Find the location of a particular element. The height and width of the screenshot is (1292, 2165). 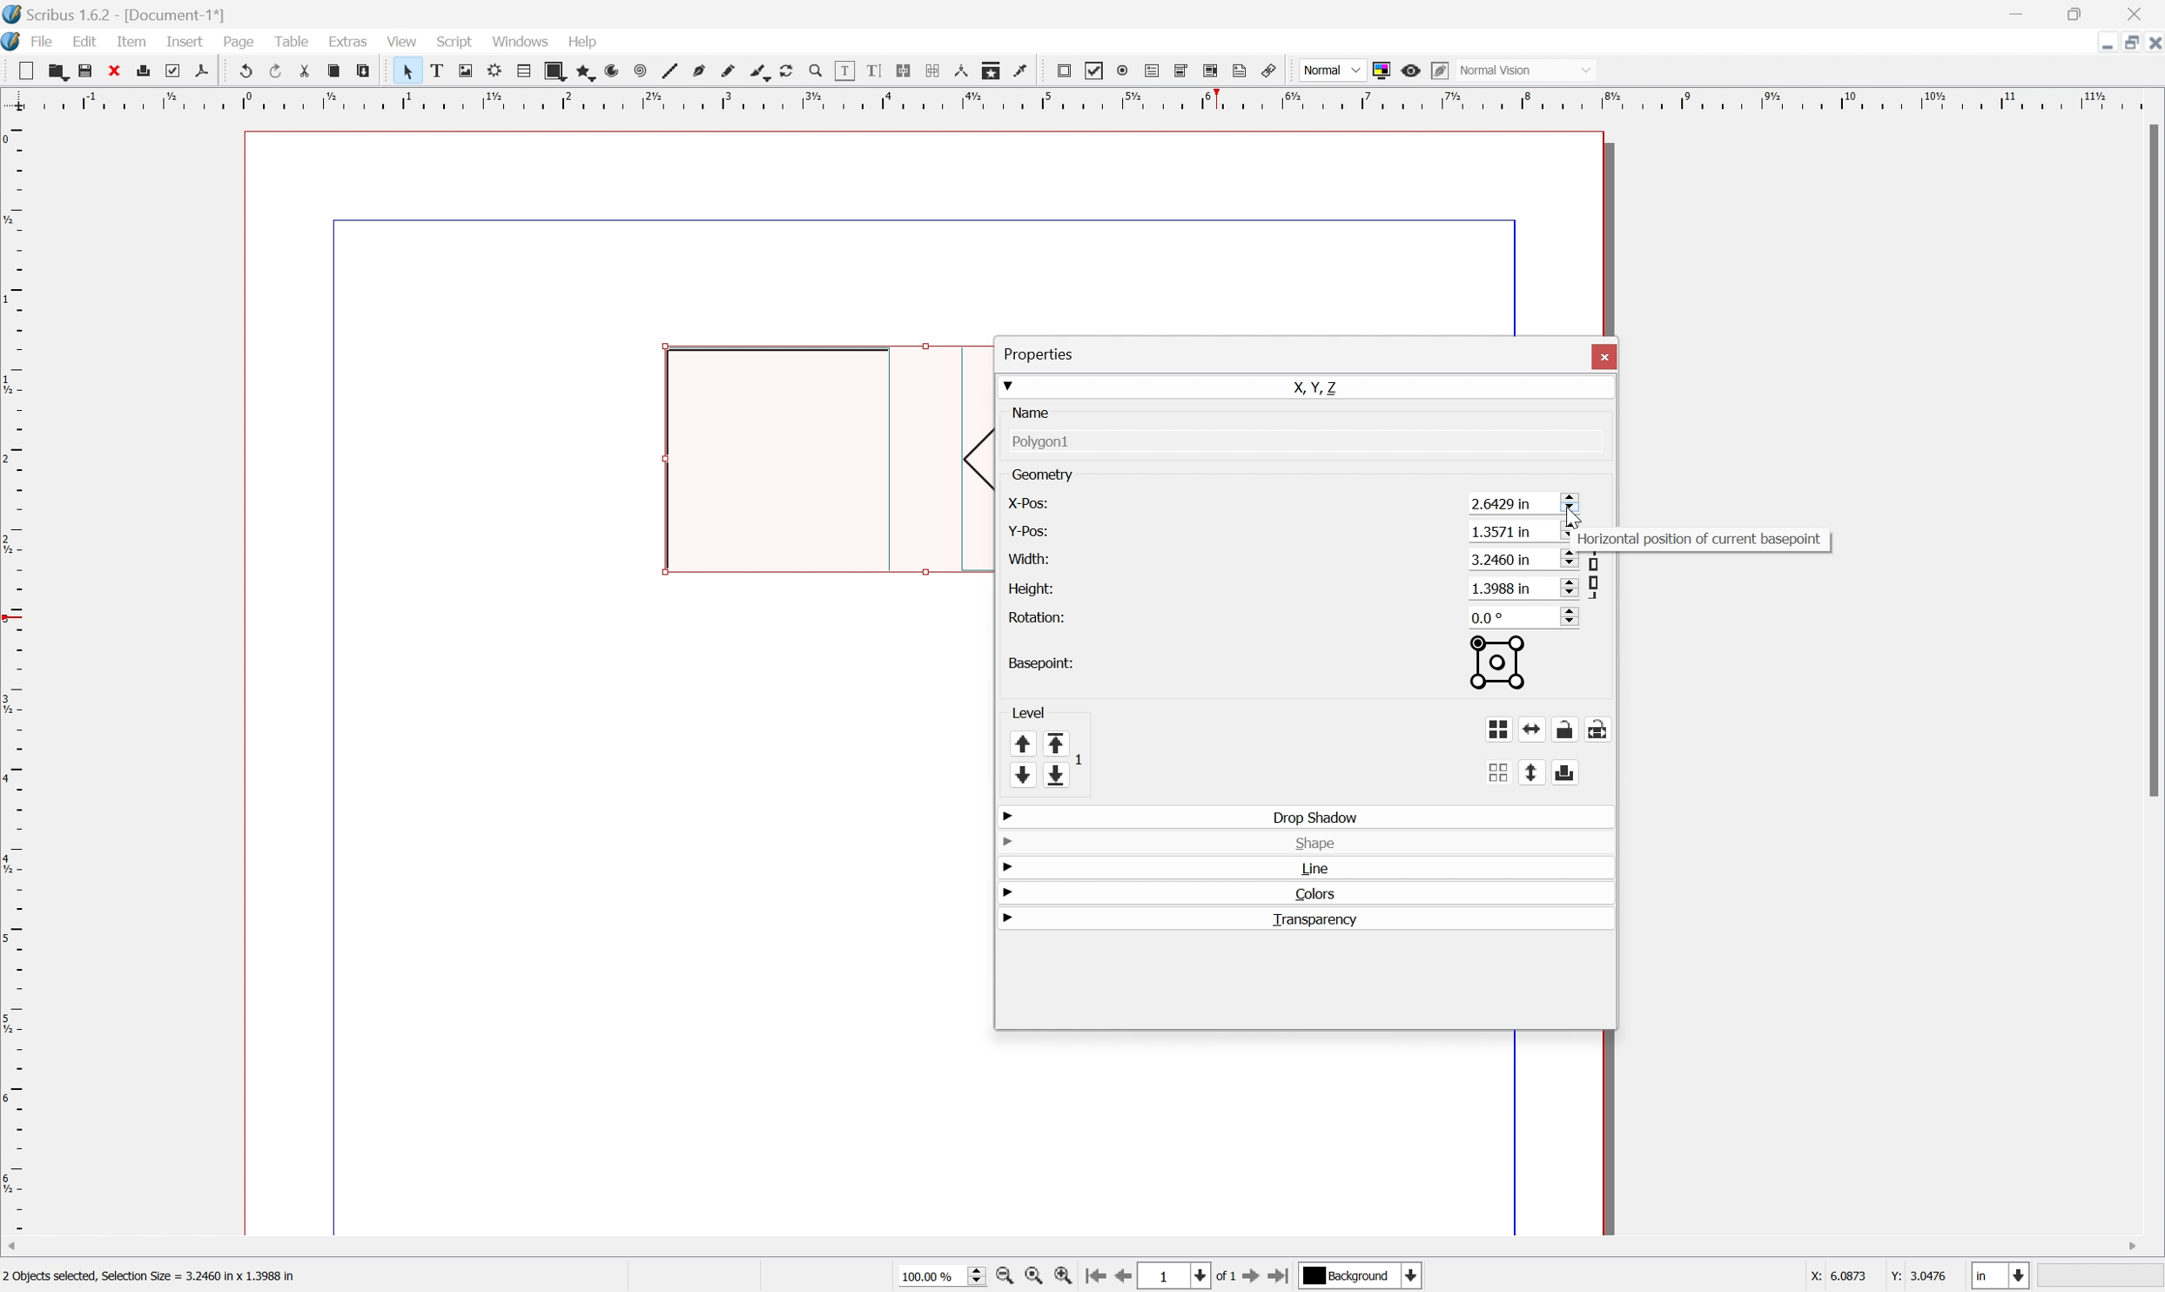

height is located at coordinates (1032, 589).